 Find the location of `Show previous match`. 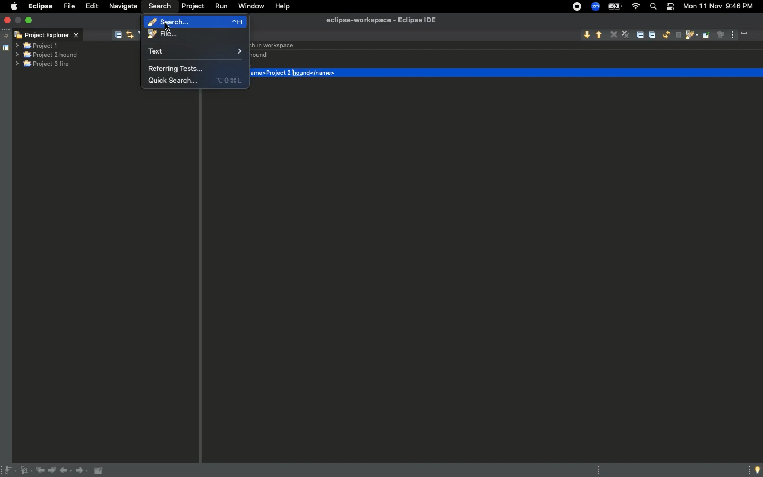

Show previous match is located at coordinates (599, 36).